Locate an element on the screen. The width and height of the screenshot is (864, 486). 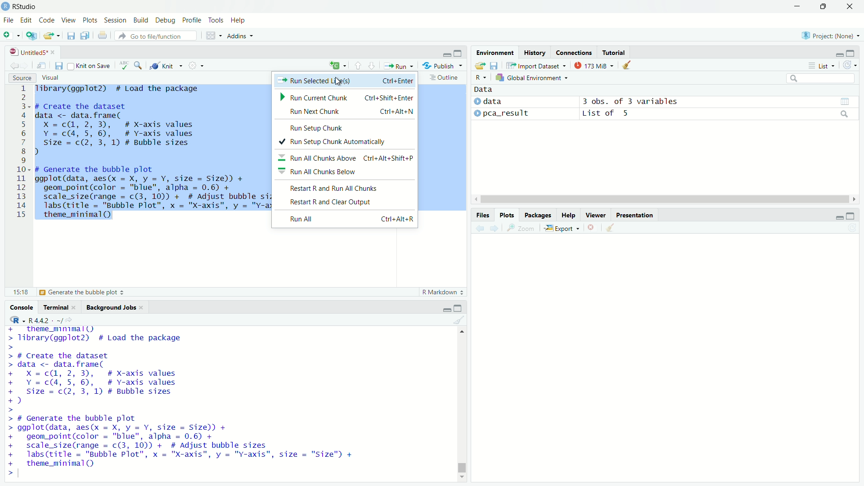
lines is located at coordinates (22, 154).